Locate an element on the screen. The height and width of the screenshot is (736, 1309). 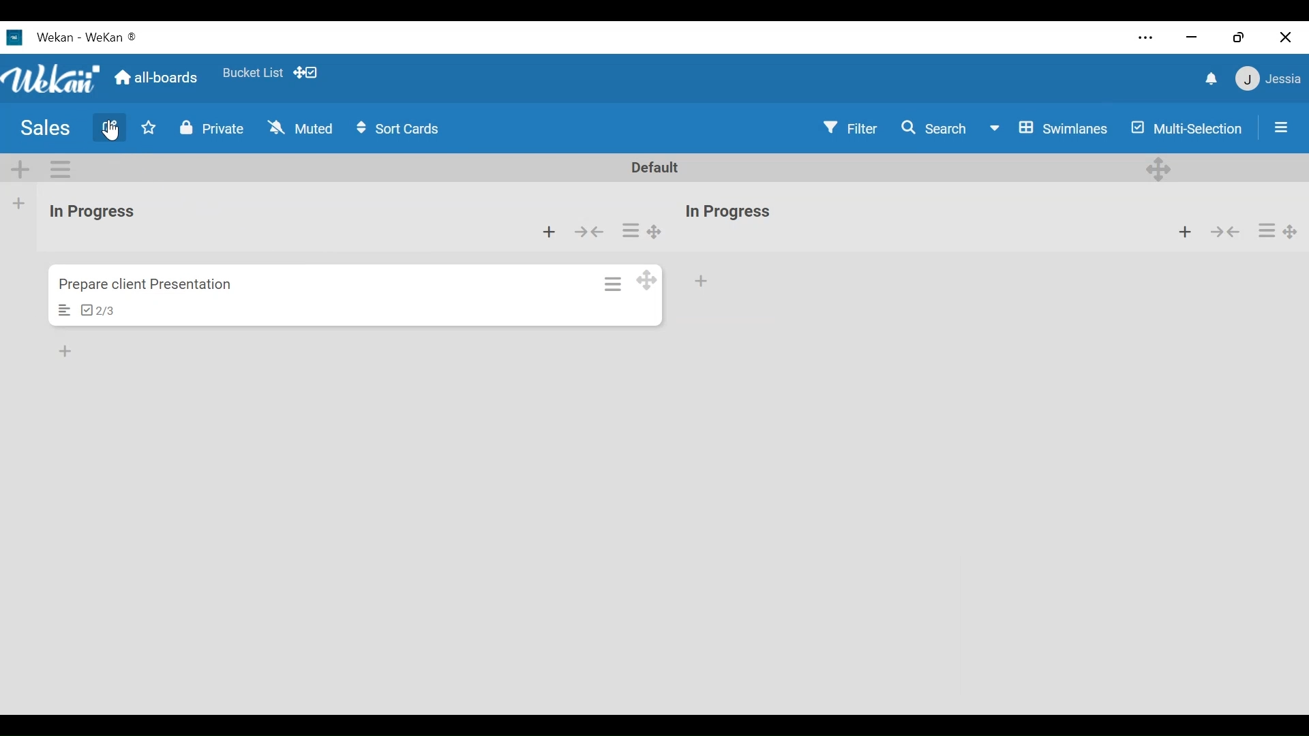
Show desktop drag handle is located at coordinates (306, 72).